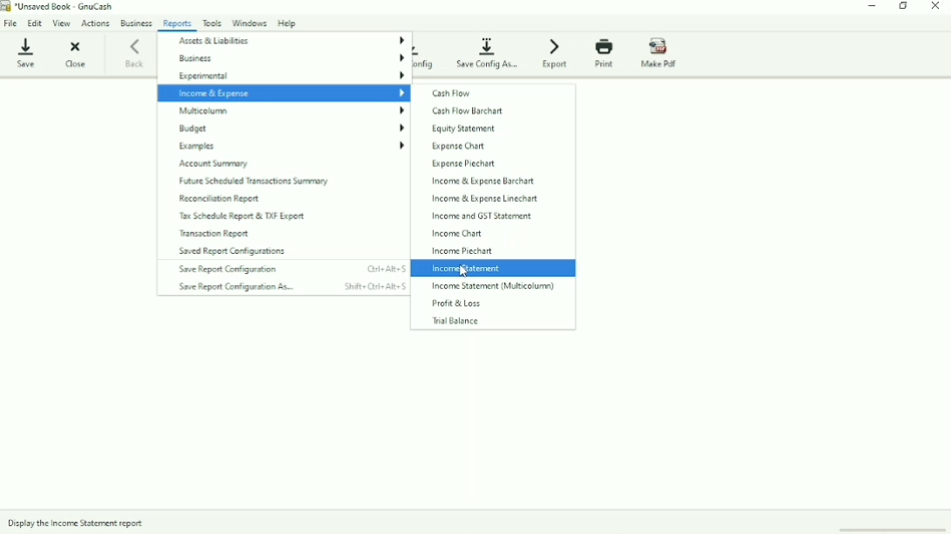 Image resolution: width=951 pixels, height=534 pixels. Describe the element at coordinates (218, 164) in the screenshot. I see `Account Summary` at that location.